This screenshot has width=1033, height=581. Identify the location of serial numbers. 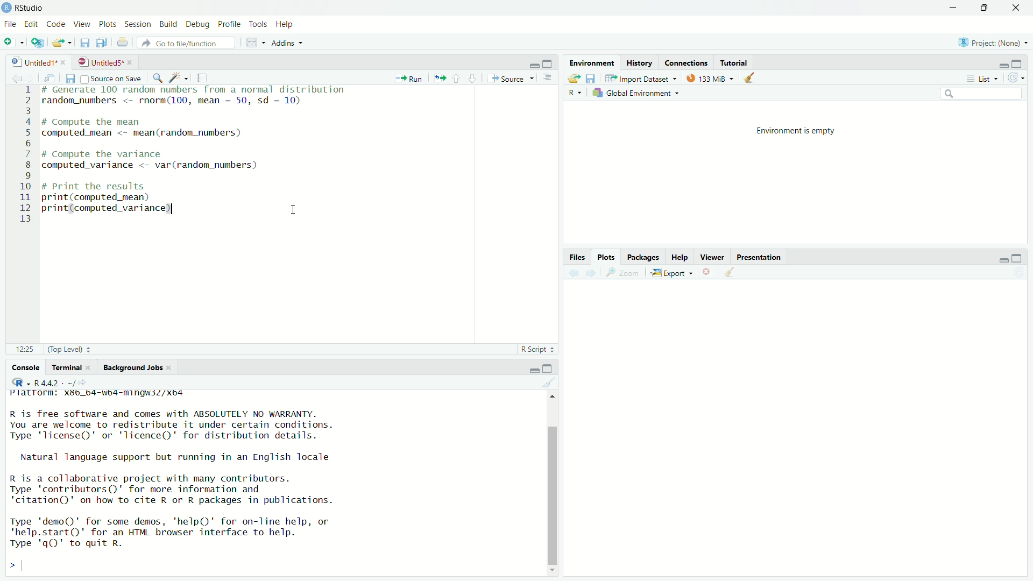
(22, 155).